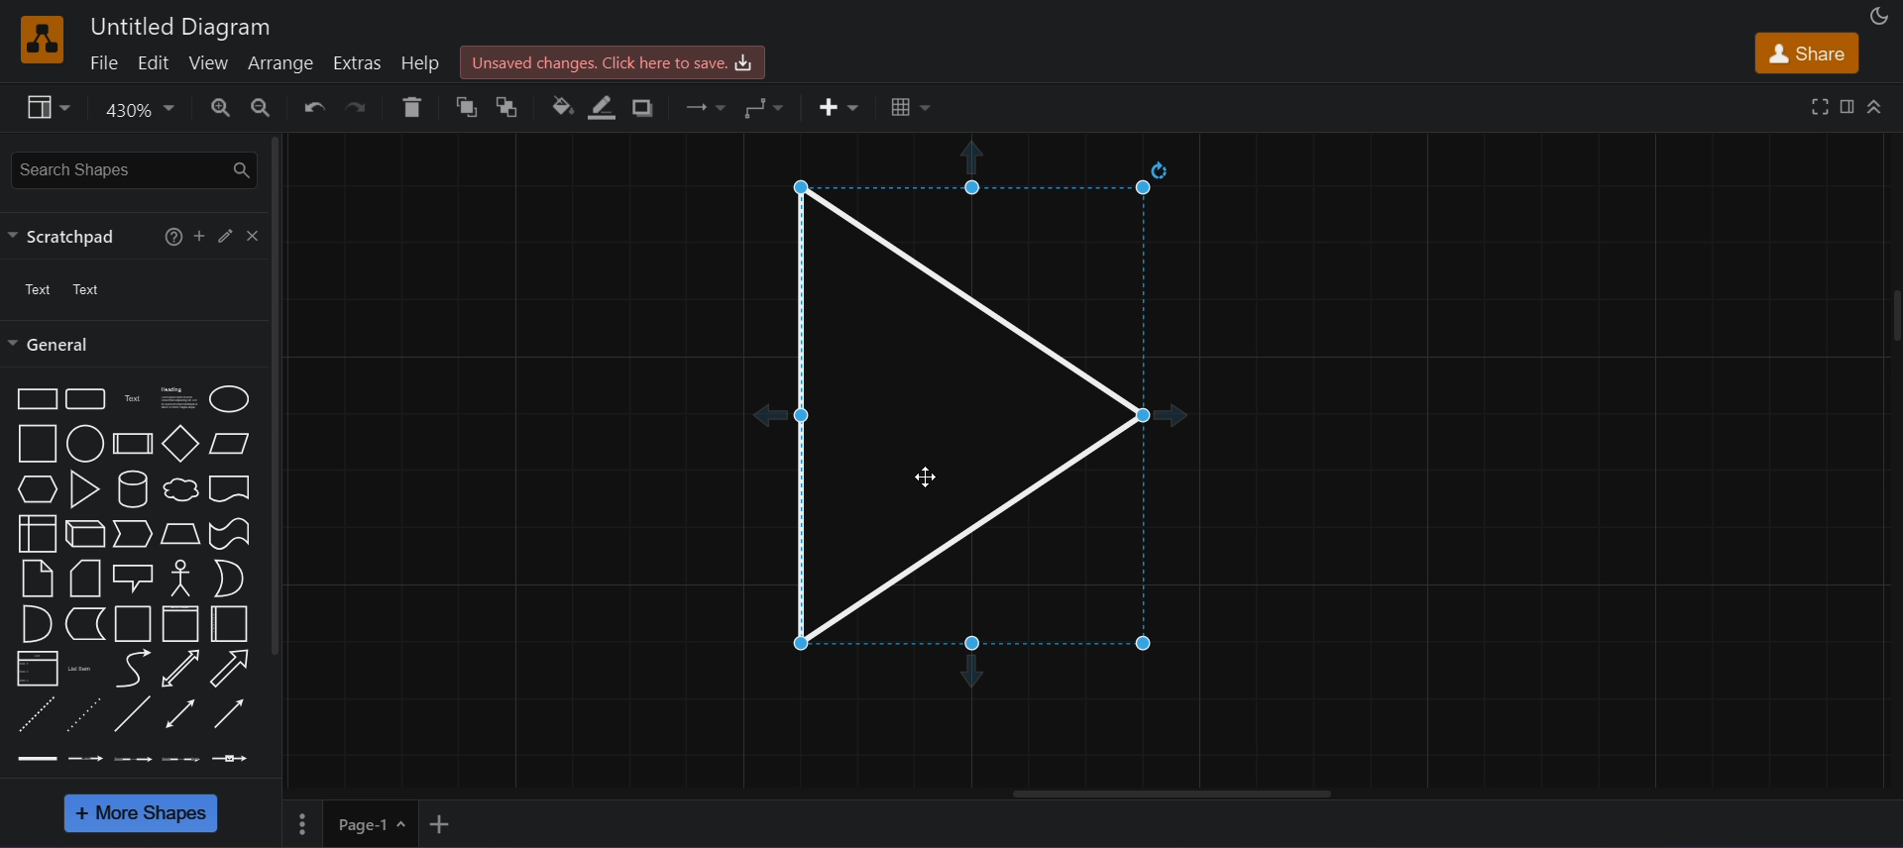 The image size is (1903, 848). What do you see at coordinates (357, 107) in the screenshot?
I see `redo` at bounding box center [357, 107].